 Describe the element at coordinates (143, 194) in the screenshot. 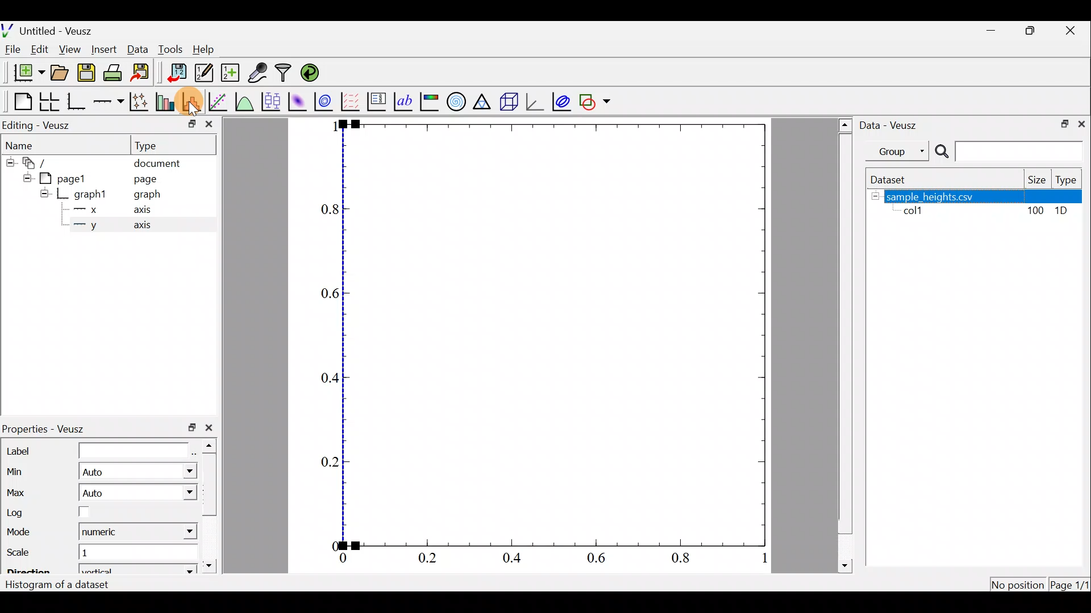

I see `graph` at that location.